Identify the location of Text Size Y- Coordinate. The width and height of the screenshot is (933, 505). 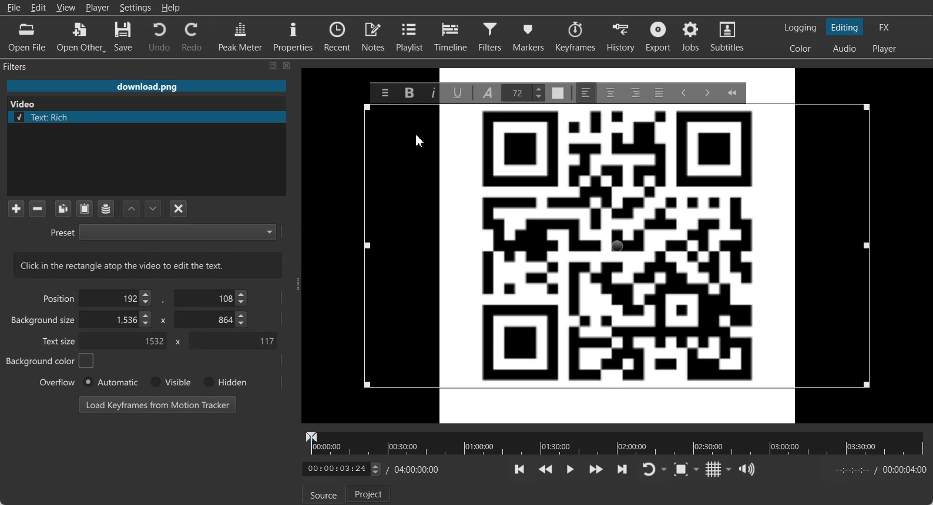
(233, 340).